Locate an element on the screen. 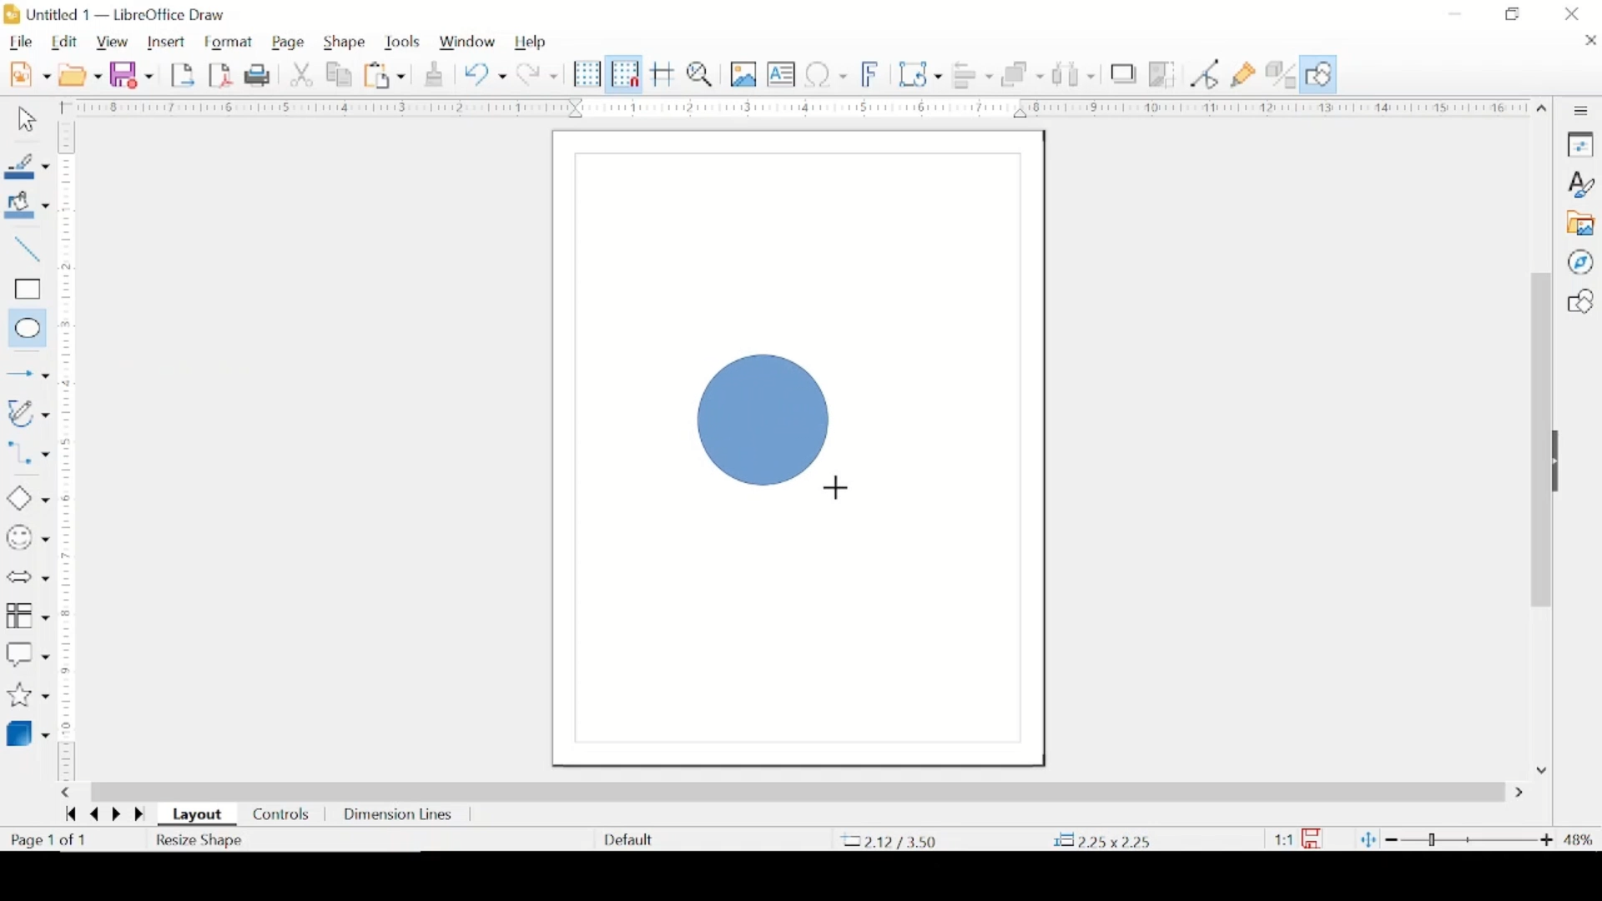  display grid is located at coordinates (587, 74).